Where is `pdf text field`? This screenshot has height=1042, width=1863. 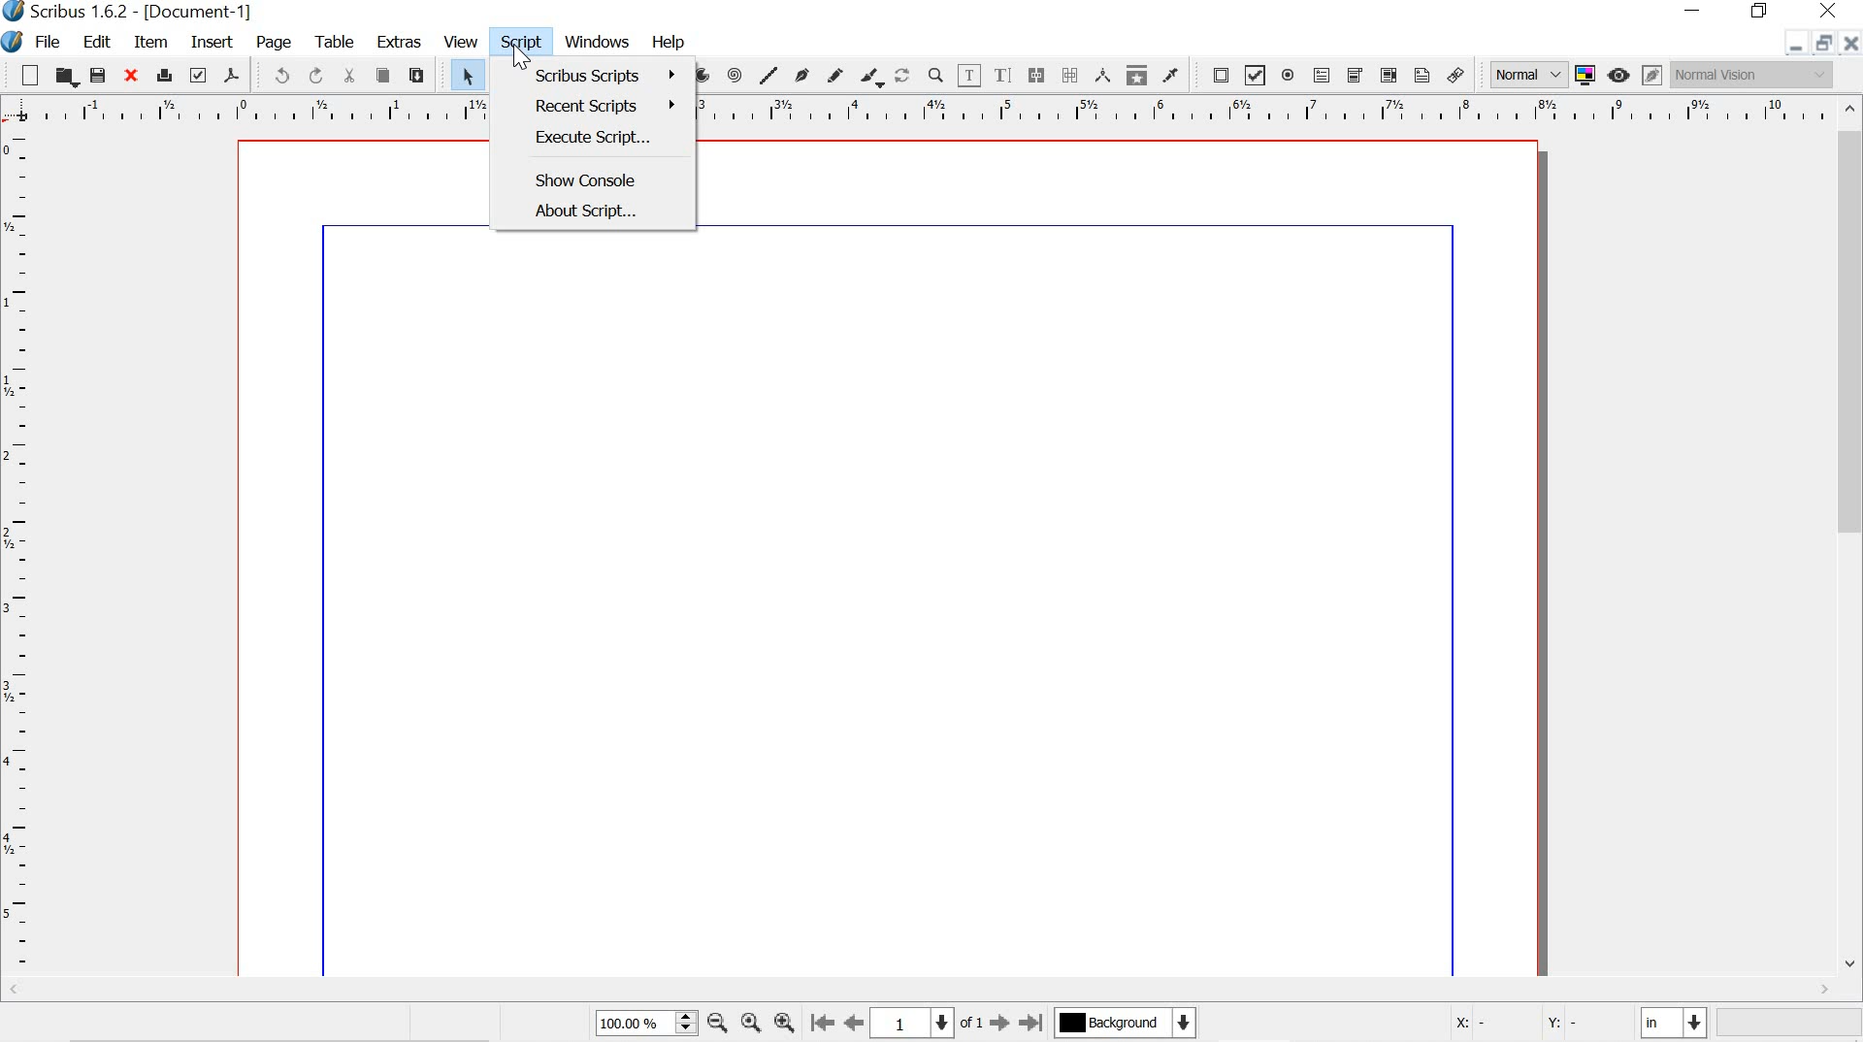
pdf text field is located at coordinates (1323, 77).